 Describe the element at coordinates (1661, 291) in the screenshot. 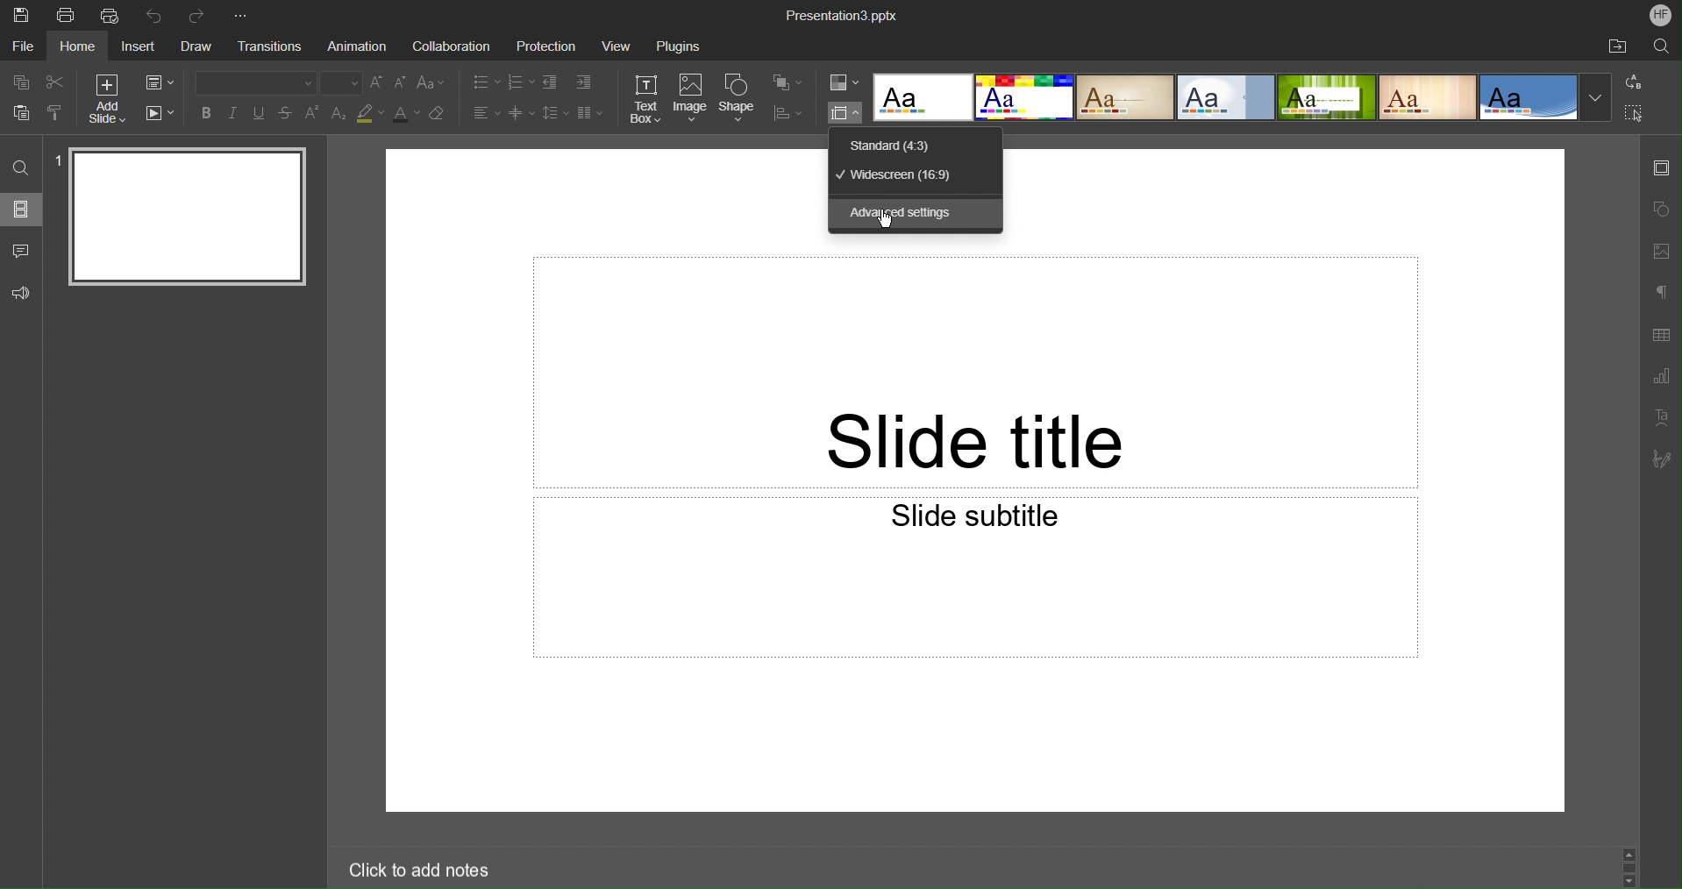

I see `Non-Printing Characters` at that location.